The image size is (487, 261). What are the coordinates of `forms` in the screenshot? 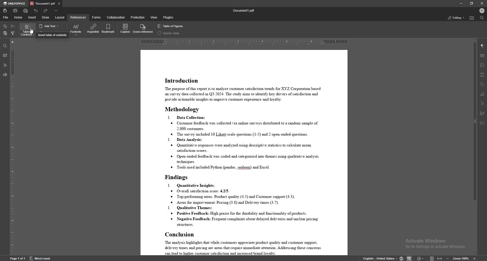 It's located at (96, 17).